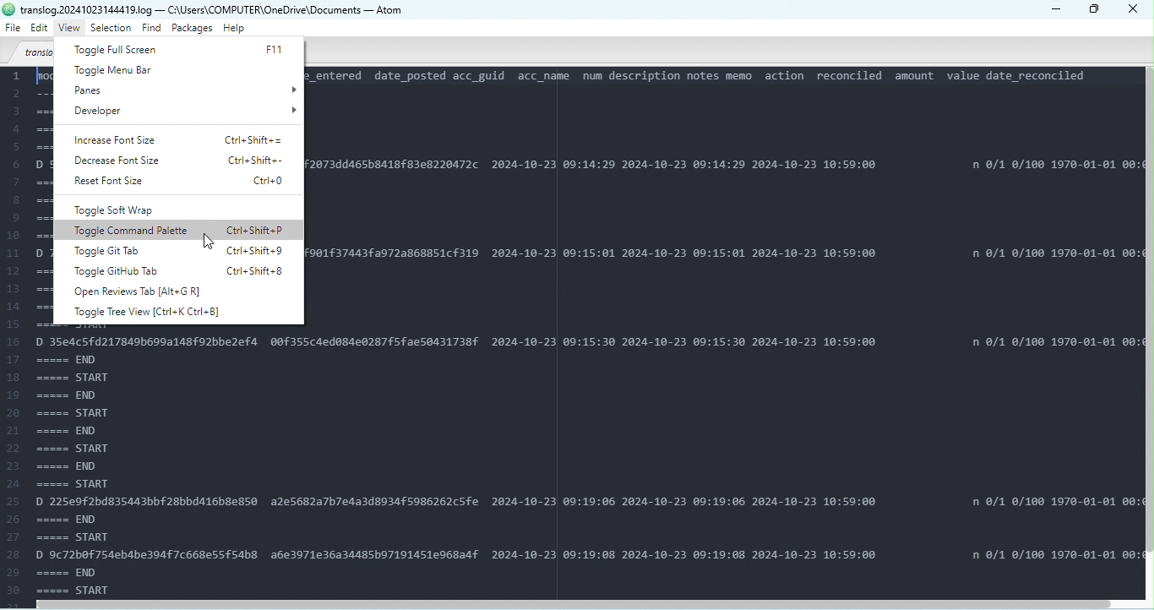  Describe the element at coordinates (181, 72) in the screenshot. I see `Toggle menu bar` at that location.